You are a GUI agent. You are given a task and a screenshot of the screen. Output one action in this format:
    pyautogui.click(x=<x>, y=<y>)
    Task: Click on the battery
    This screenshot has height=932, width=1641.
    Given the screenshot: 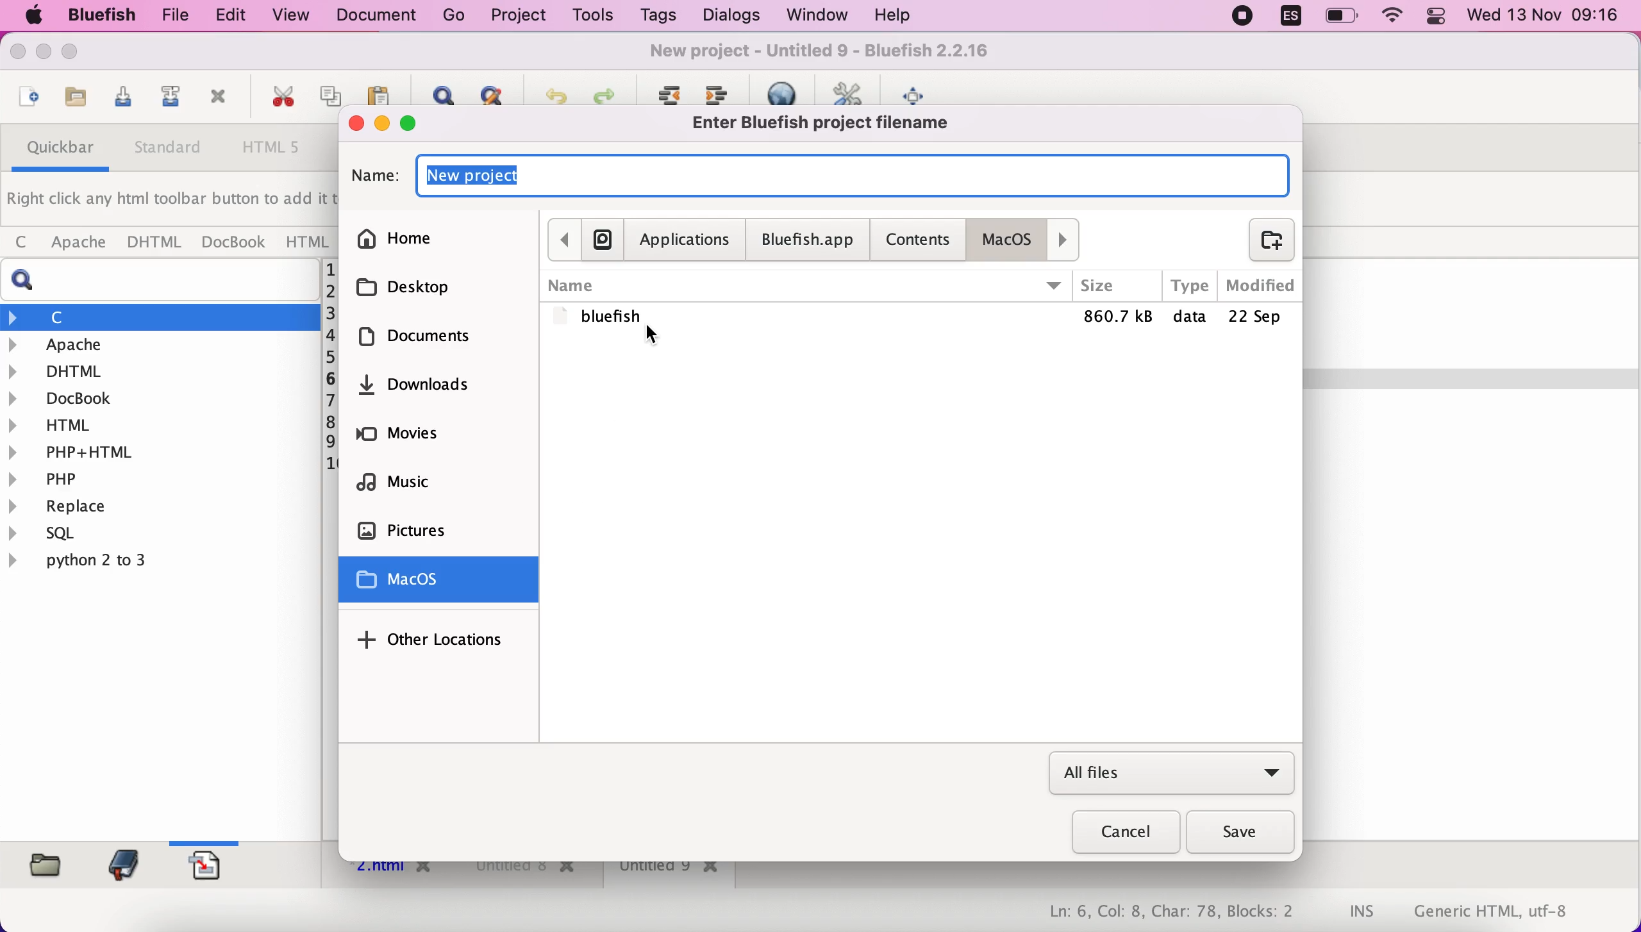 What is the action you would take?
    pyautogui.click(x=1344, y=17)
    